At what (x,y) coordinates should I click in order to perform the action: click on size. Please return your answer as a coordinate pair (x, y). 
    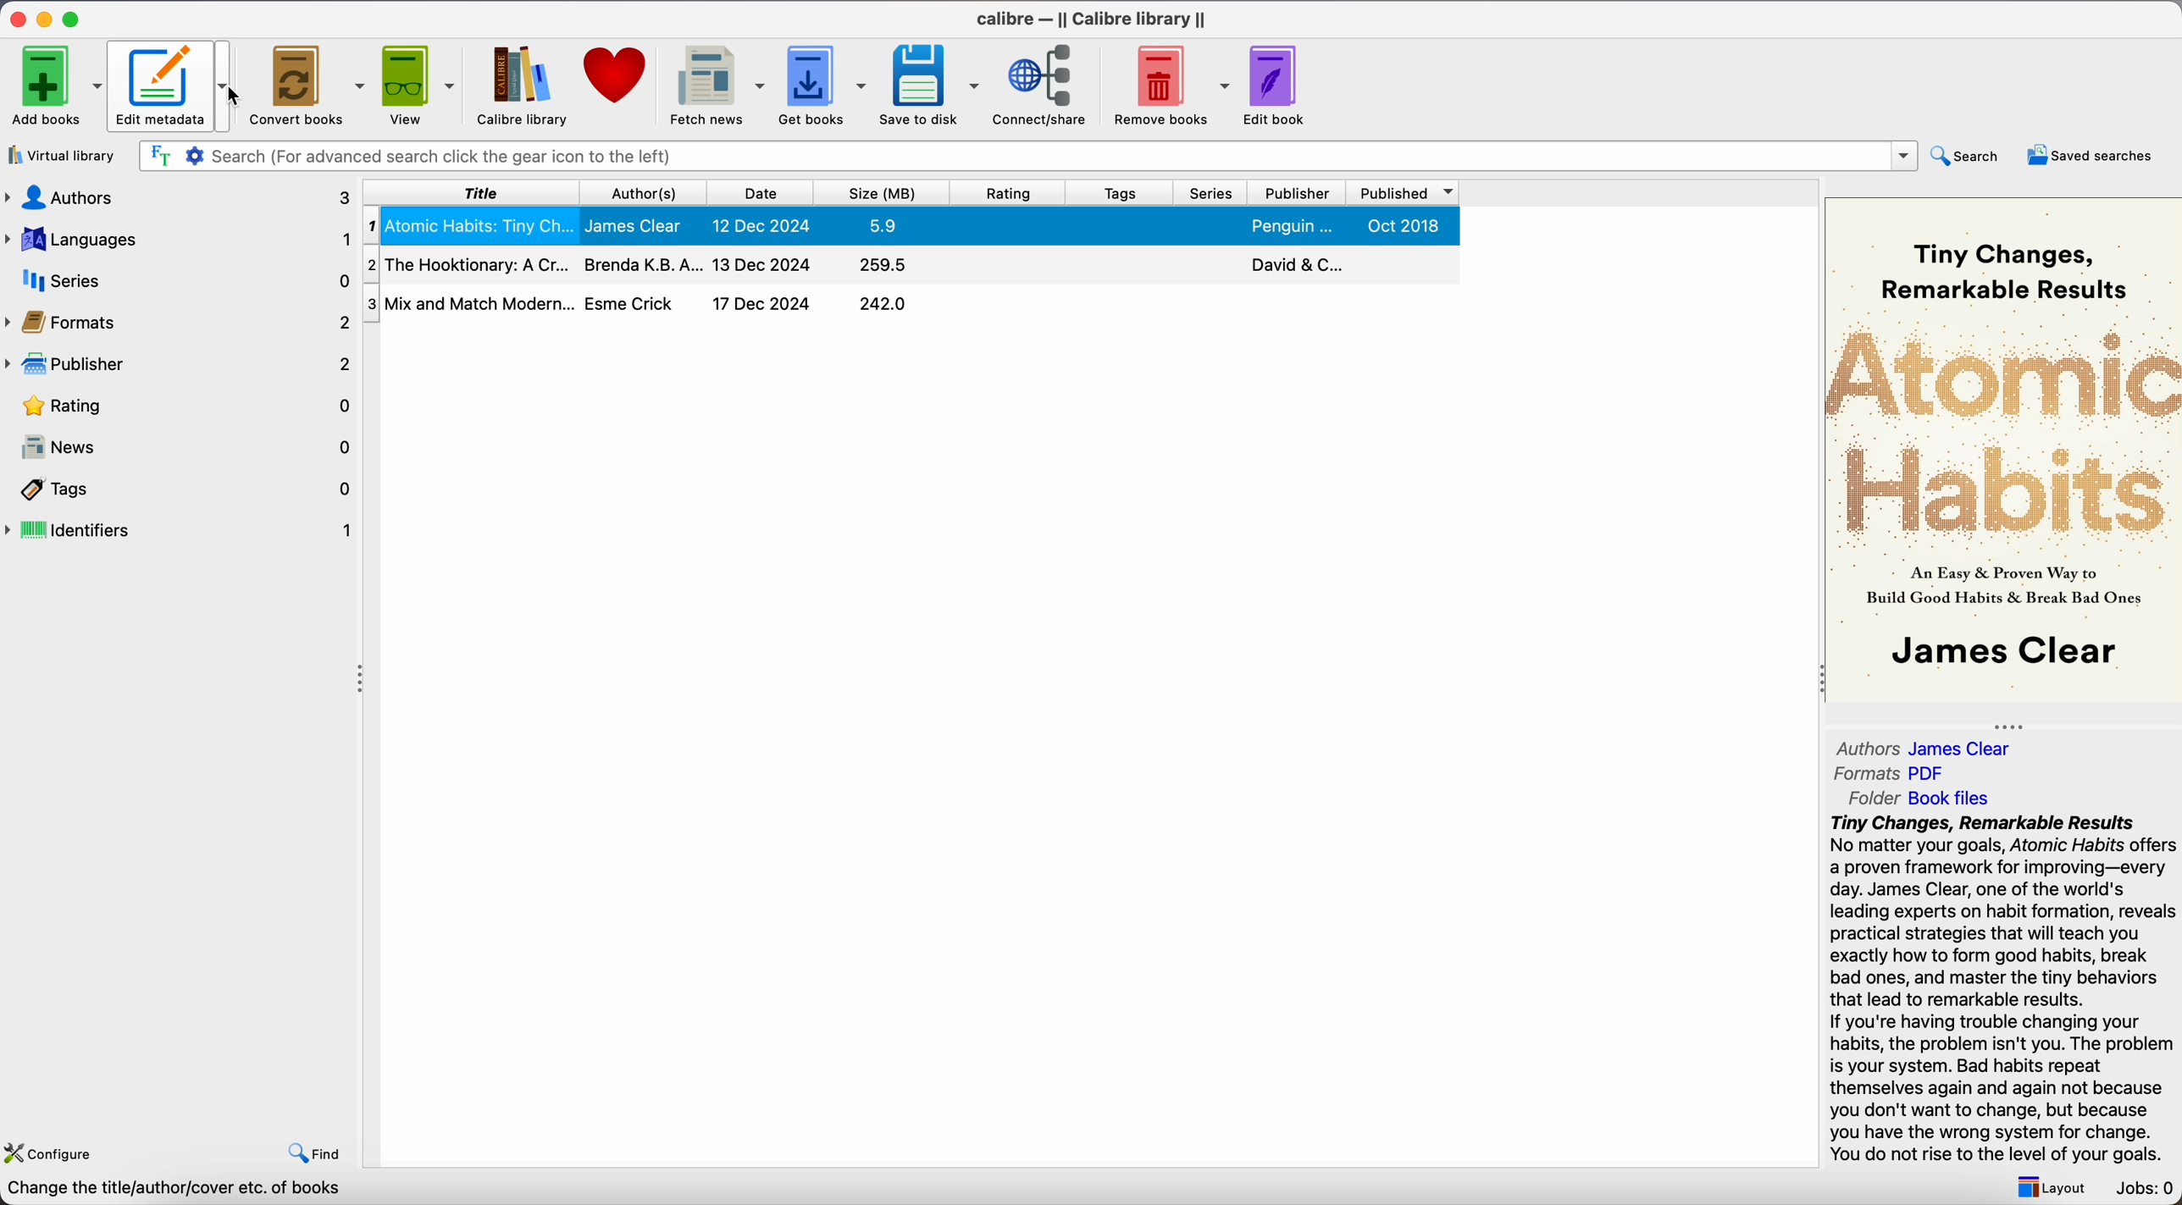
    Looking at the image, I should click on (883, 193).